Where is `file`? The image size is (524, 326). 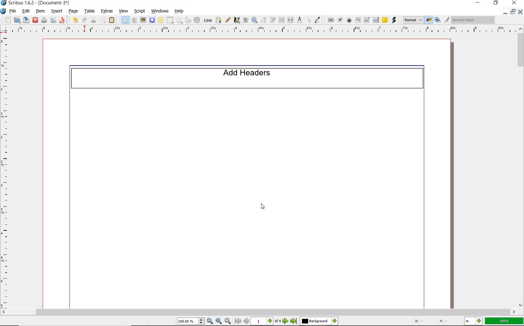 file is located at coordinates (13, 11).